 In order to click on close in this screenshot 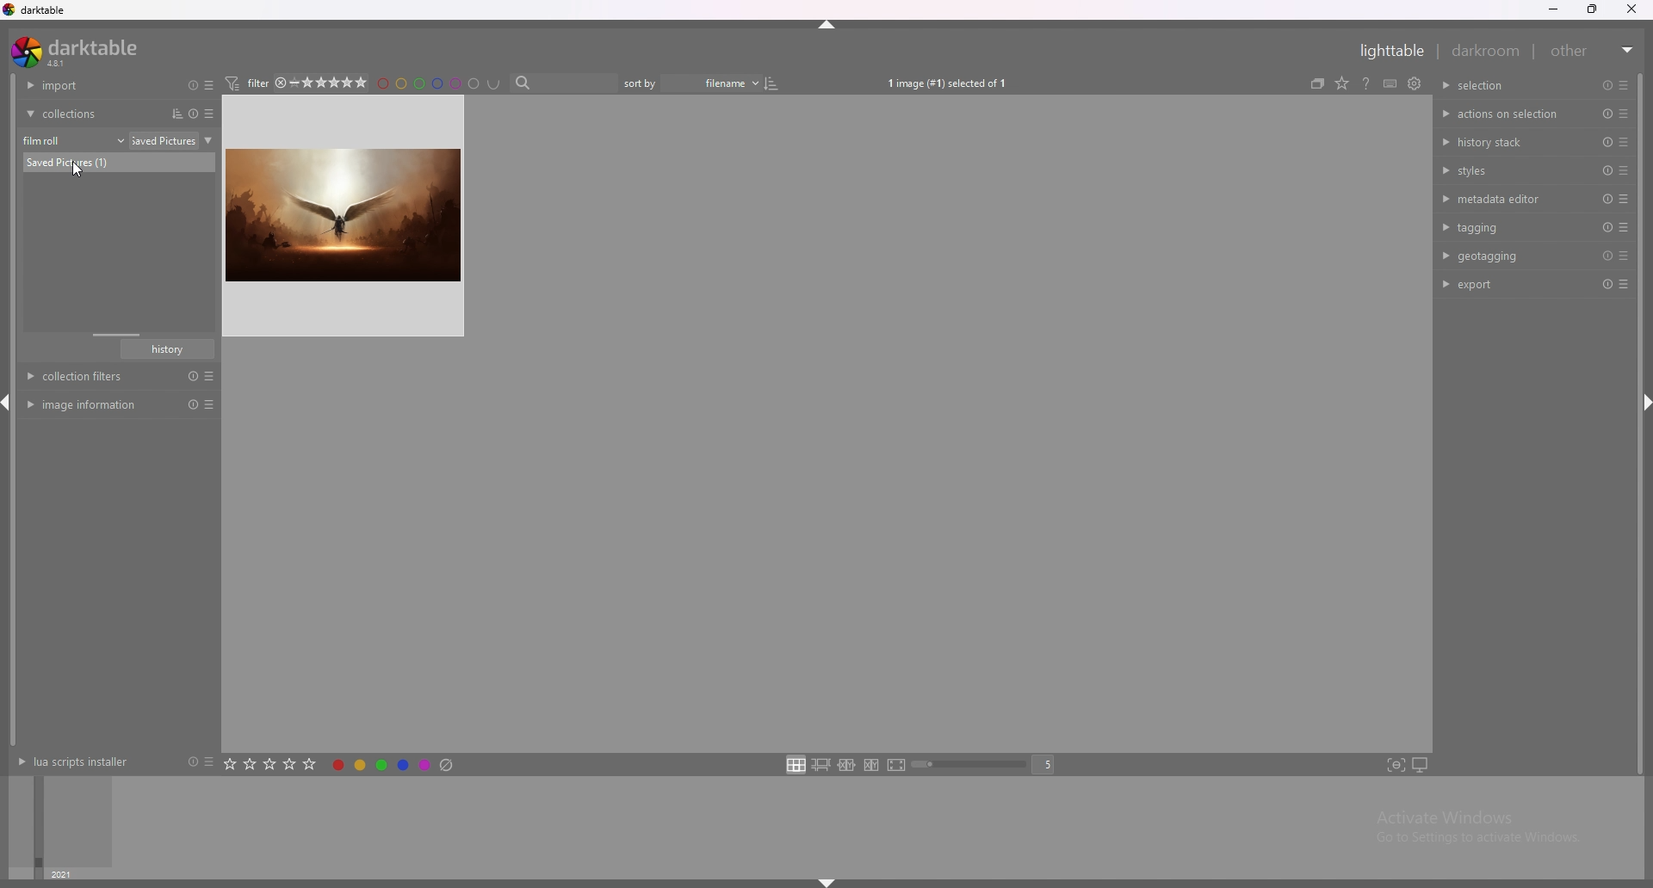, I will do `click(1634, 9)`.